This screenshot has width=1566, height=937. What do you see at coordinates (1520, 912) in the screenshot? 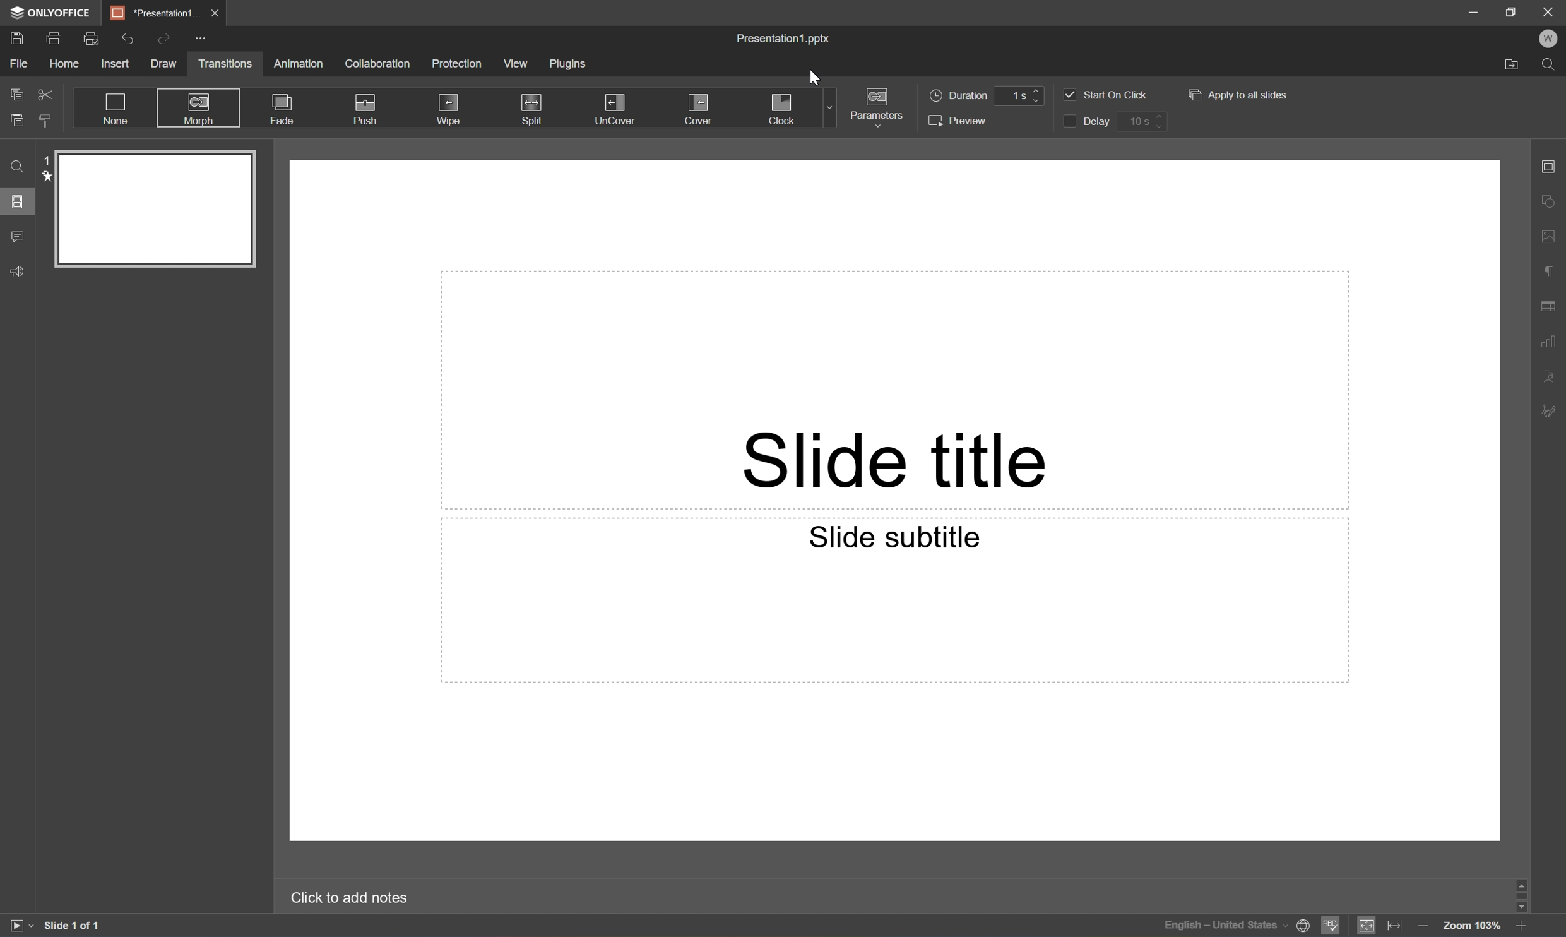
I see `Scroll Down` at bounding box center [1520, 912].